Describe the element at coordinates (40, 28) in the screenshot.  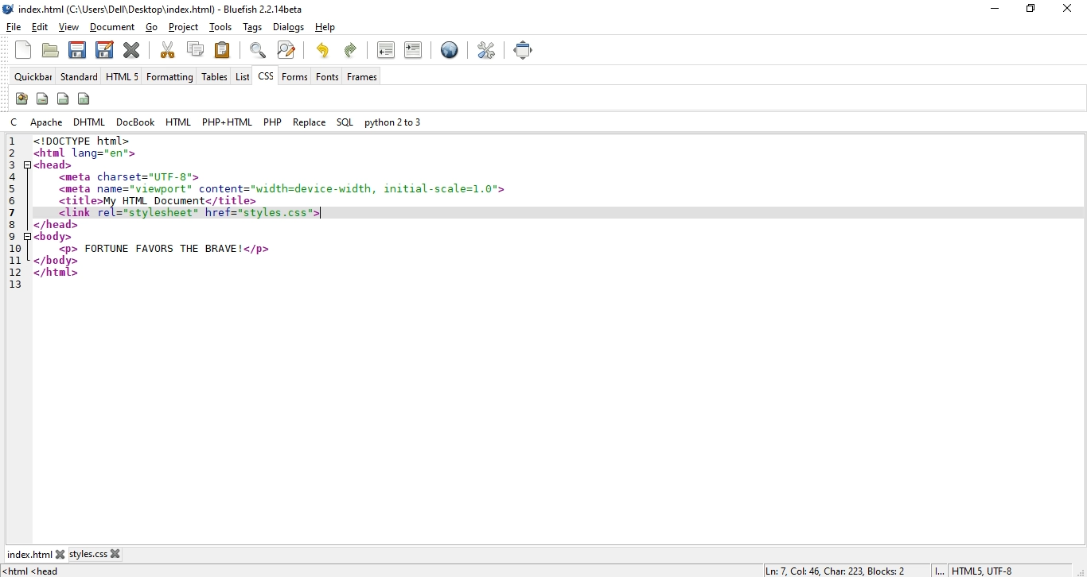
I see `edit` at that location.